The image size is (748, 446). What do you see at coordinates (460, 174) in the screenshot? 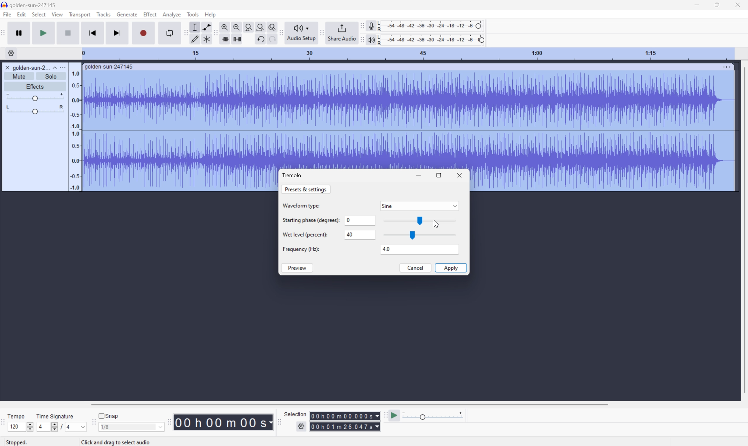
I see `Close` at bounding box center [460, 174].